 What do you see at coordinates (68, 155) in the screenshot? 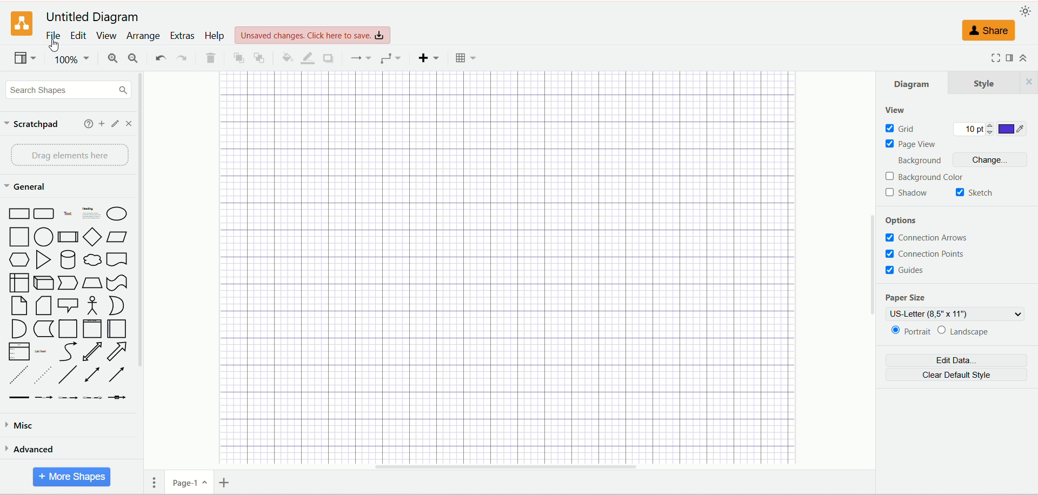
I see `drag element here` at bounding box center [68, 155].